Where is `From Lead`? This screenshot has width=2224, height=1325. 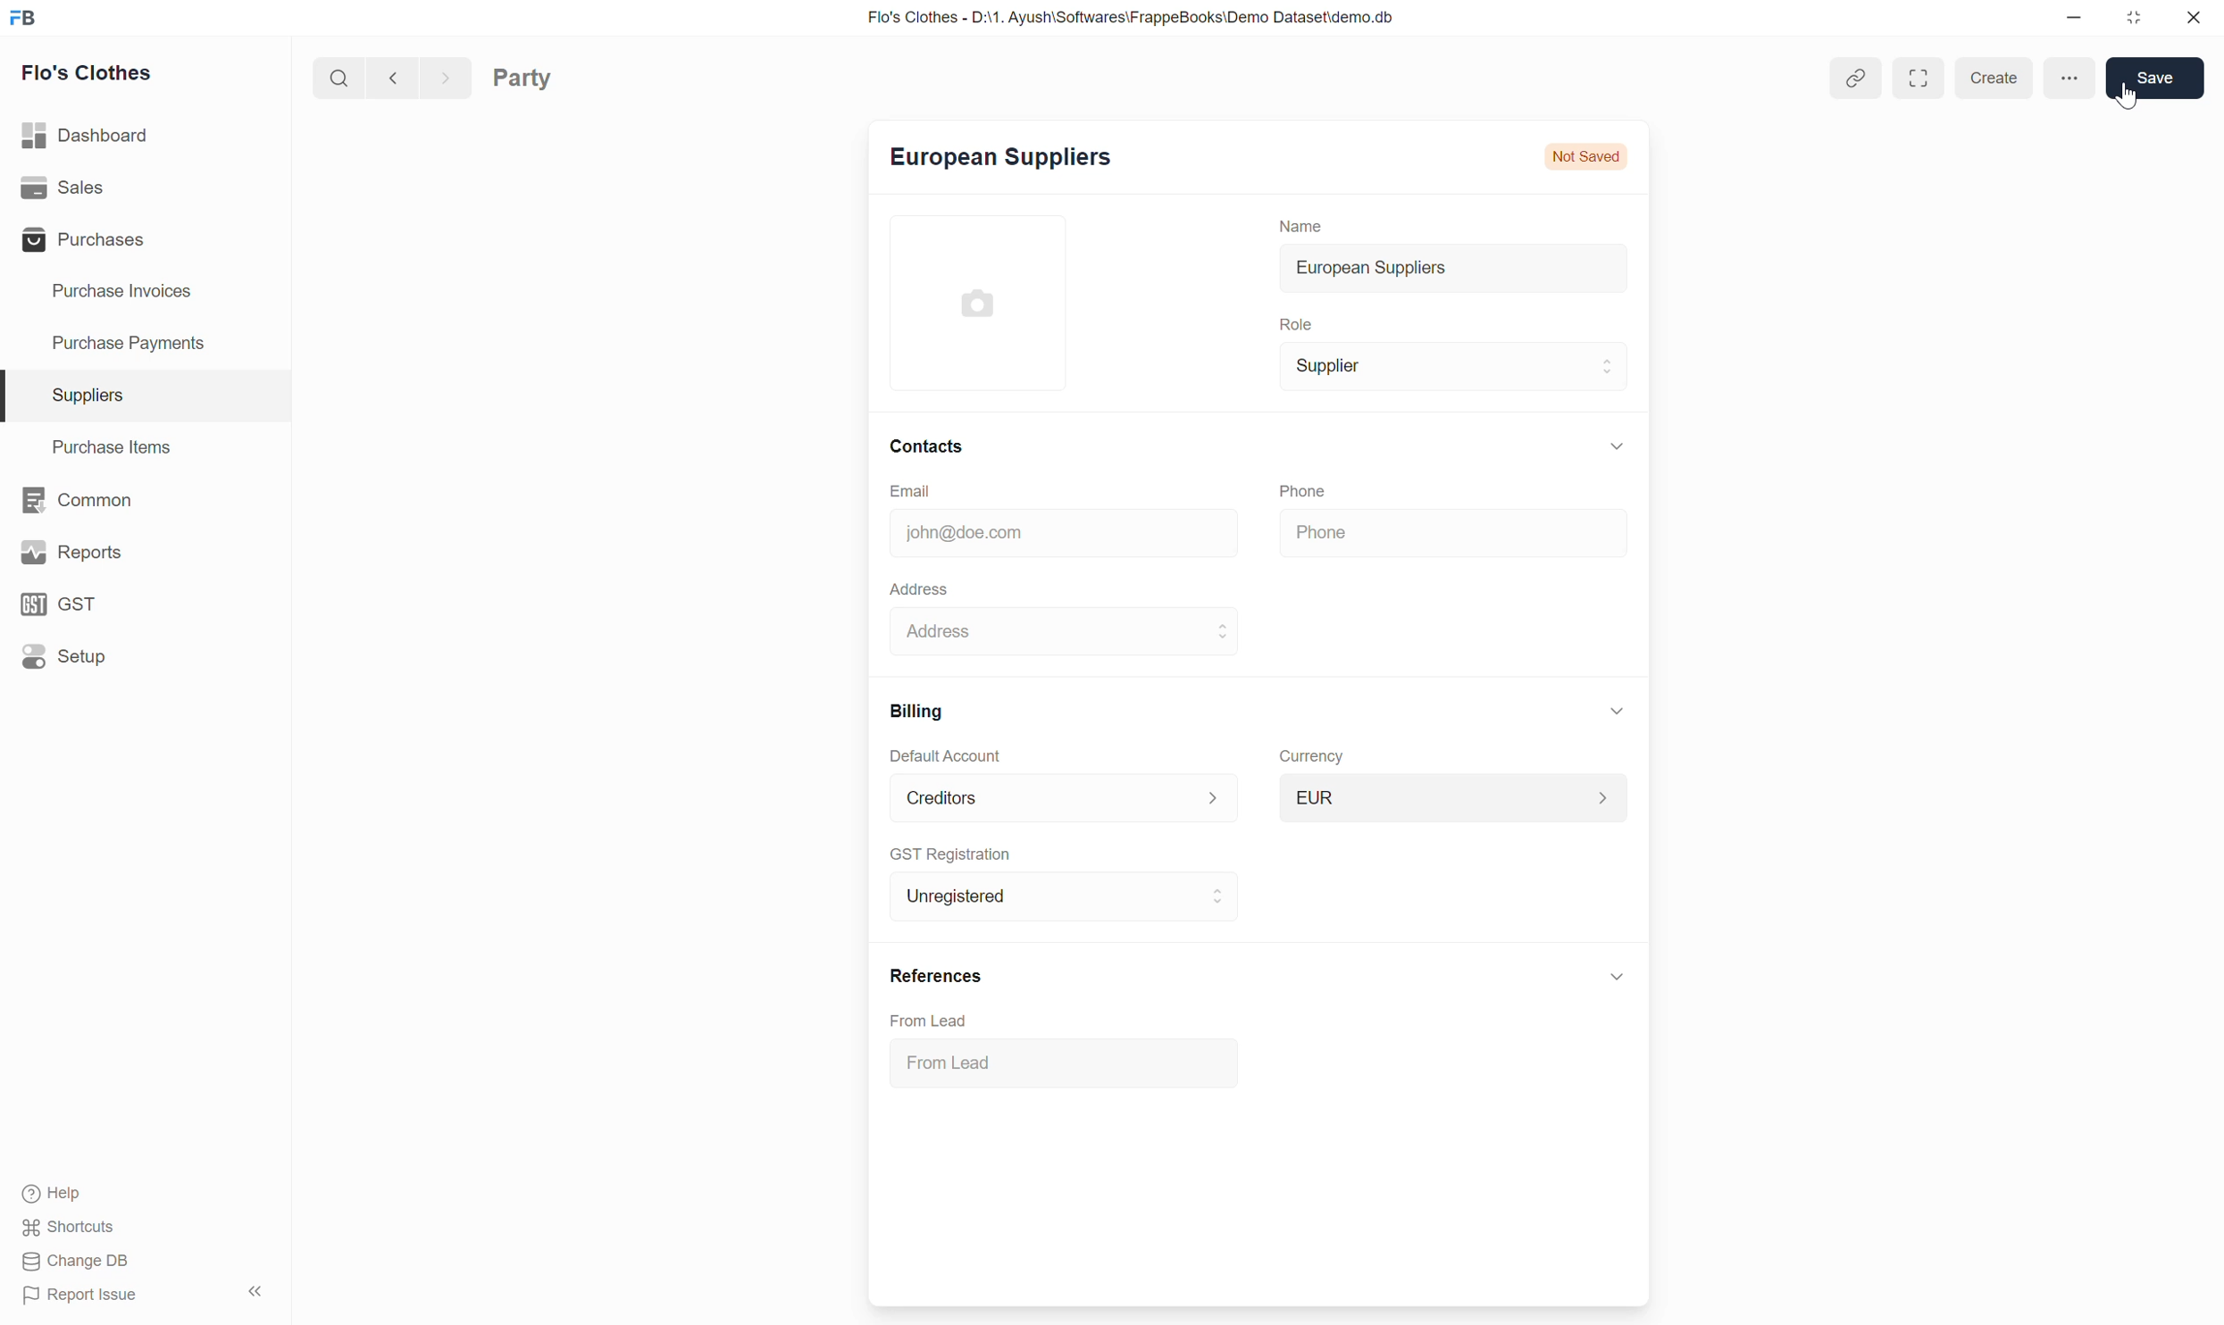
From Lead is located at coordinates (959, 1060).